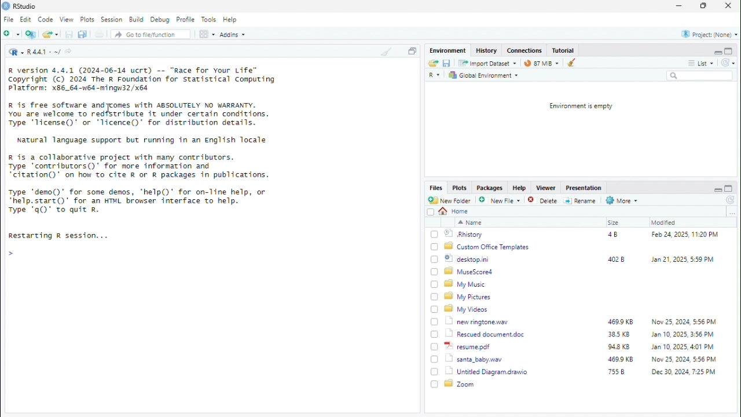 Image resolution: width=741 pixels, height=417 pixels. What do you see at coordinates (50, 33) in the screenshot?
I see `open file` at bounding box center [50, 33].